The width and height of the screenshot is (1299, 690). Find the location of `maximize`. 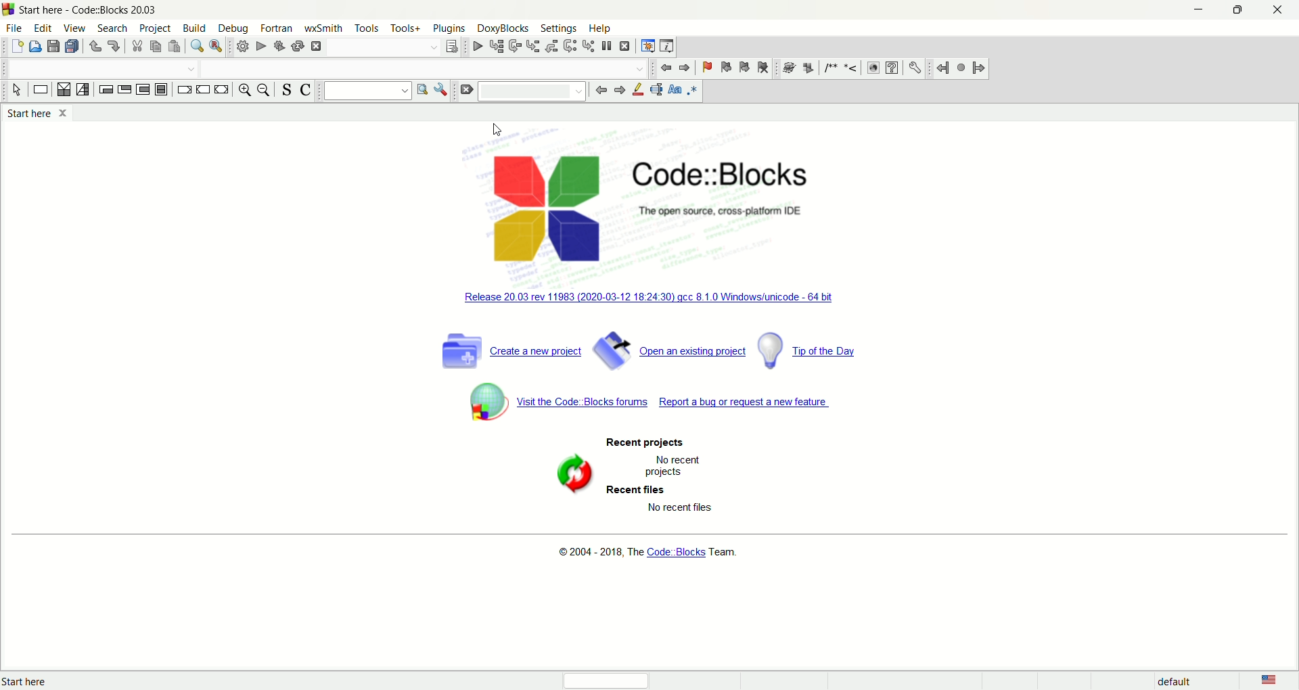

maximize is located at coordinates (1237, 9).